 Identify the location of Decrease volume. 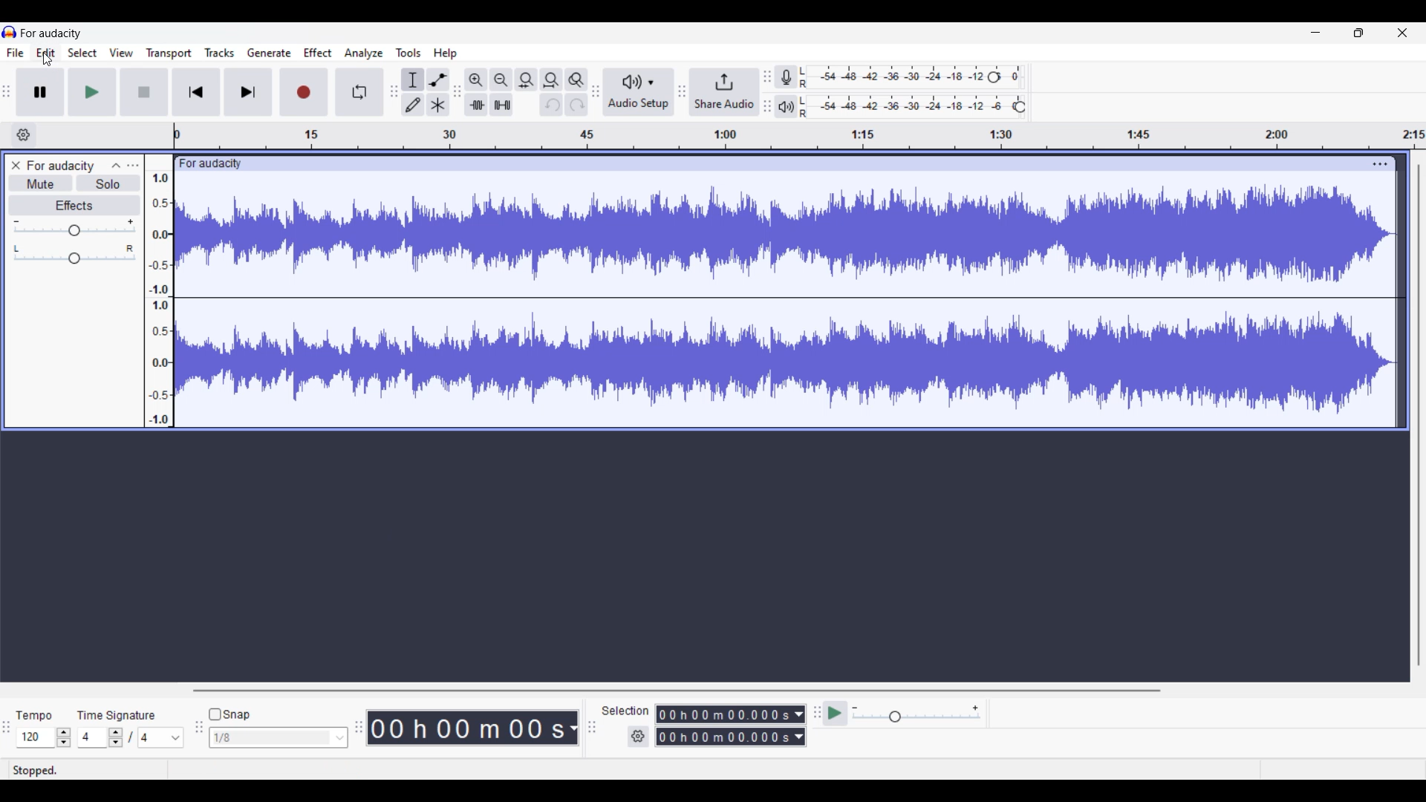
(16, 222).